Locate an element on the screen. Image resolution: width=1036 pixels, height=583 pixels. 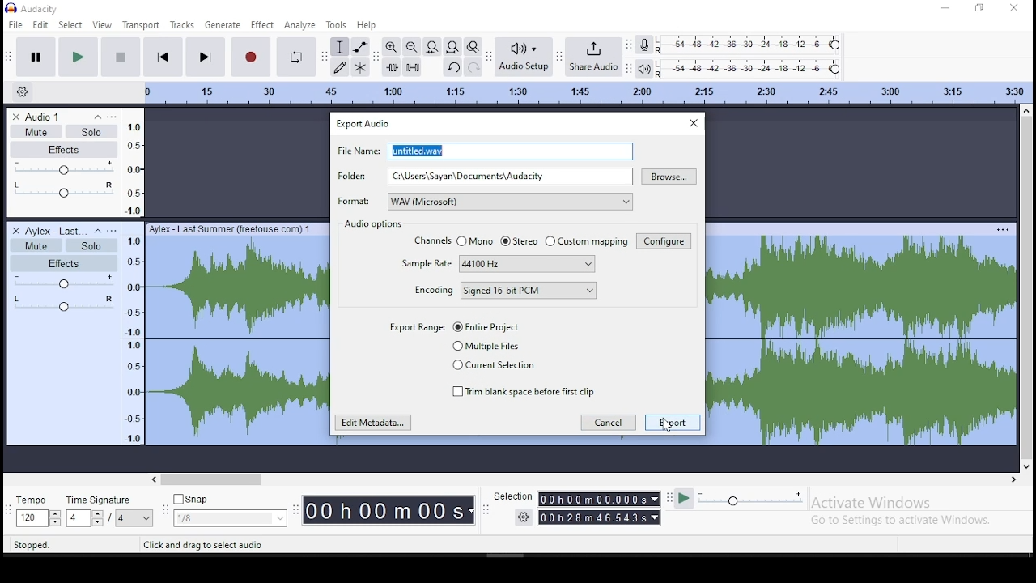
stop is located at coordinates (118, 57).